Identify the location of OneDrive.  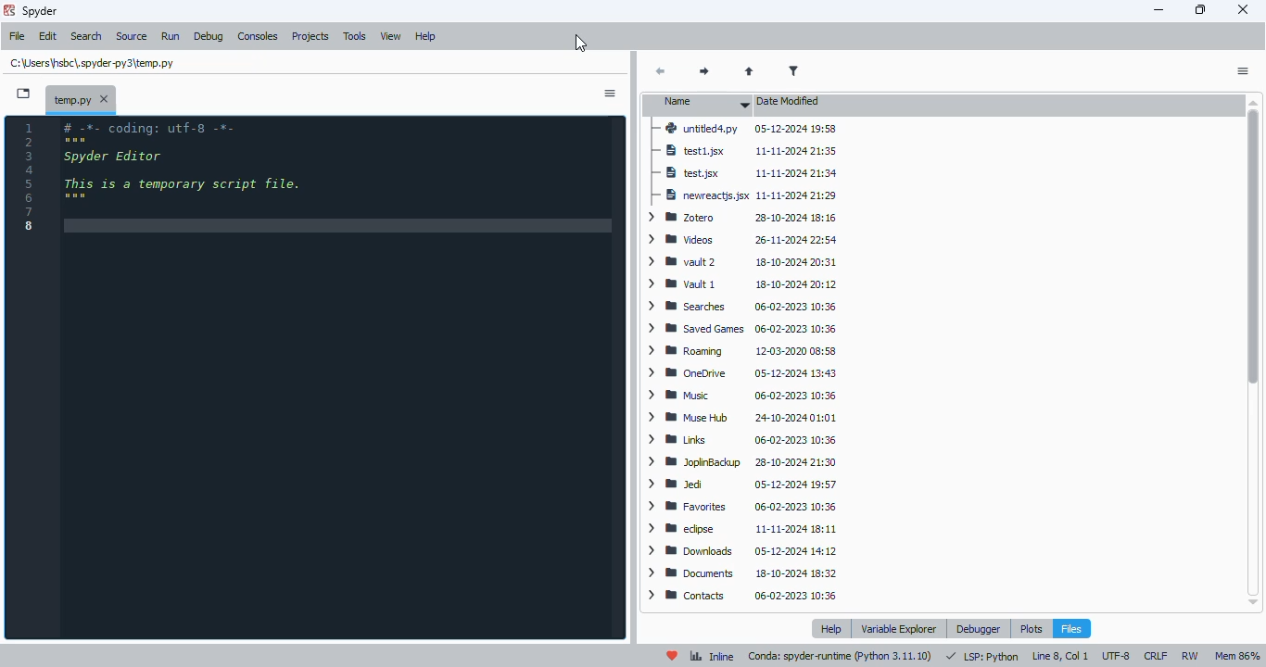
(742, 373).